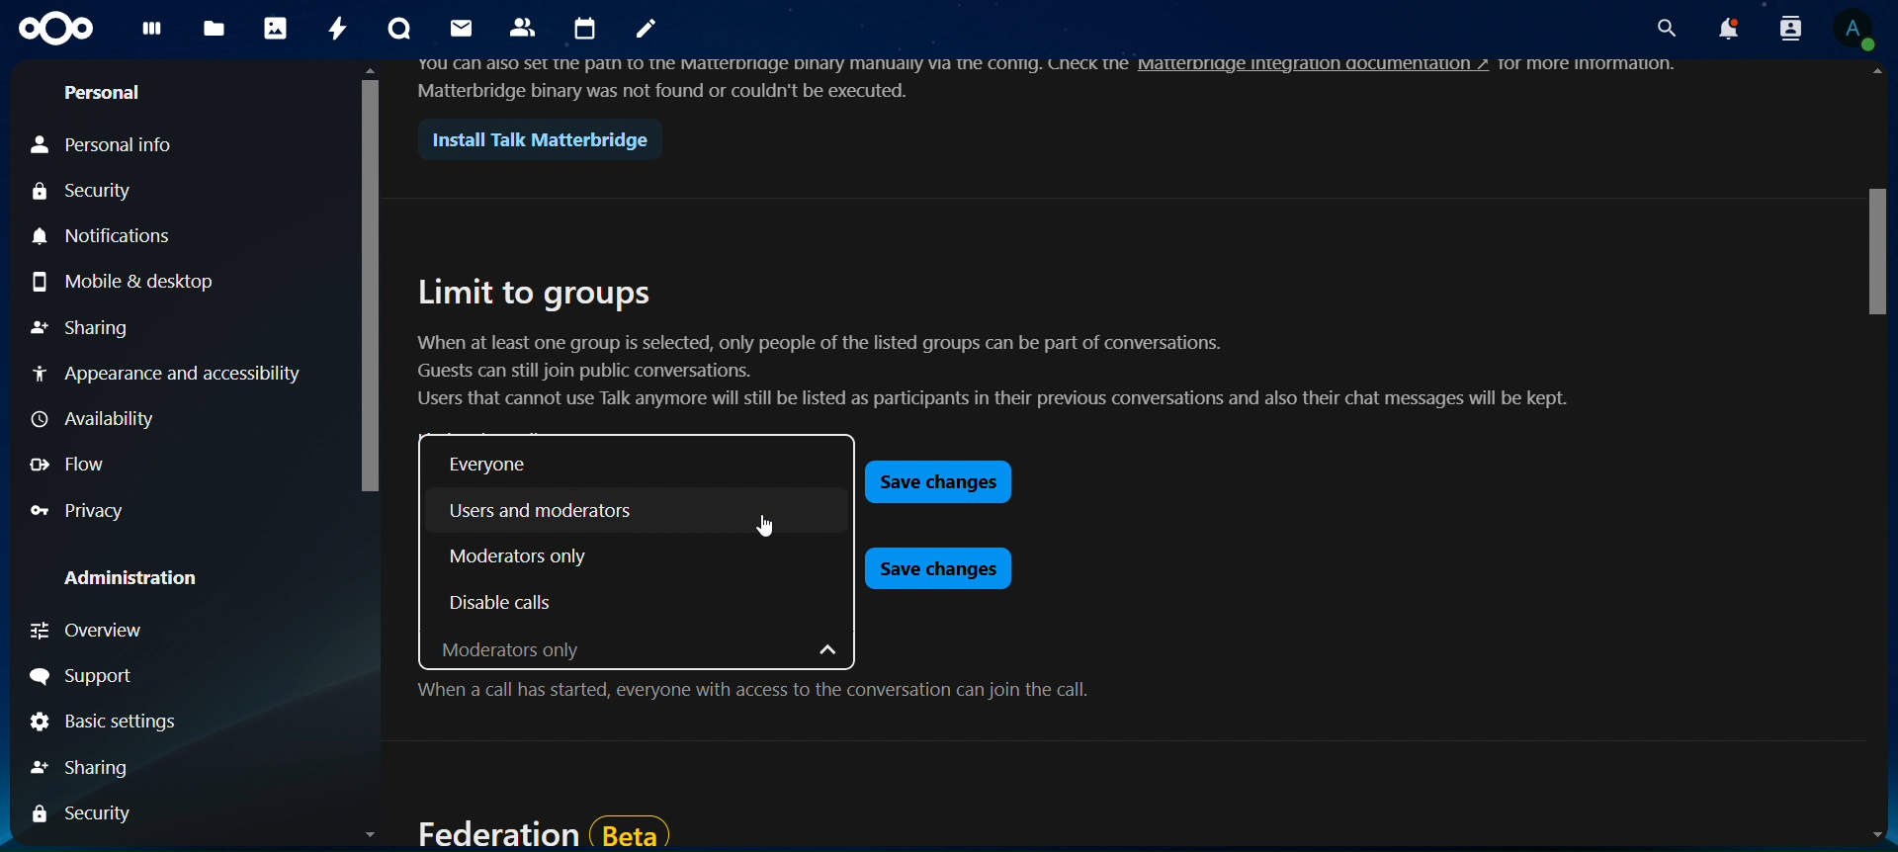  Describe the element at coordinates (93, 630) in the screenshot. I see `overview` at that location.